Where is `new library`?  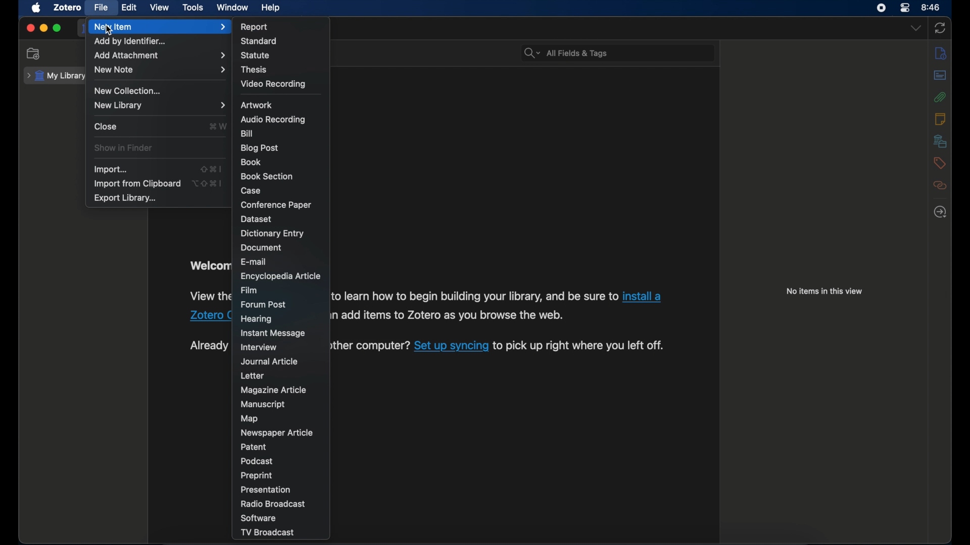 new library is located at coordinates (159, 106).